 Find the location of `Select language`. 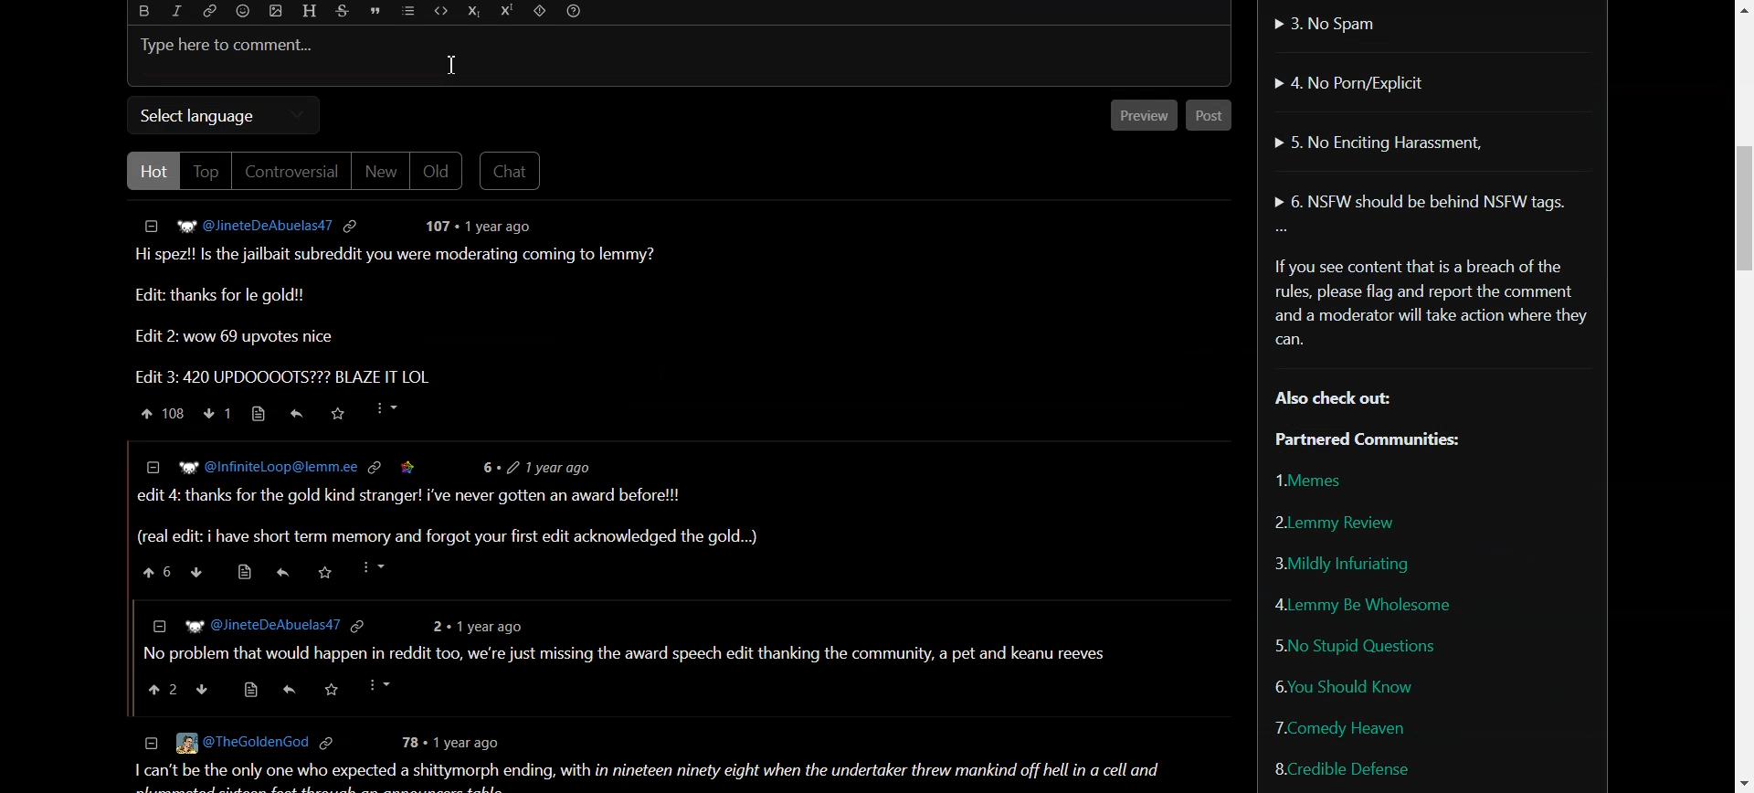

Select language is located at coordinates (225, 112).